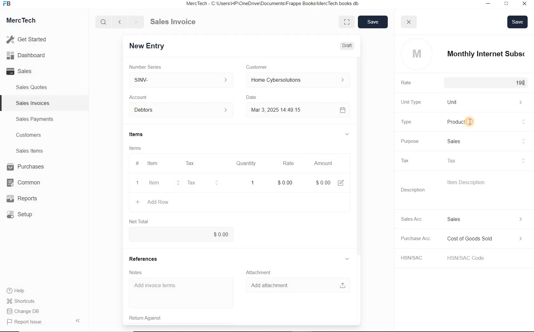 The width and height of the screenshot is (534, 332). What do you see at coordinates (485, 239) in the screenshot?
I see `Expense` at bounding box center [485, 239].